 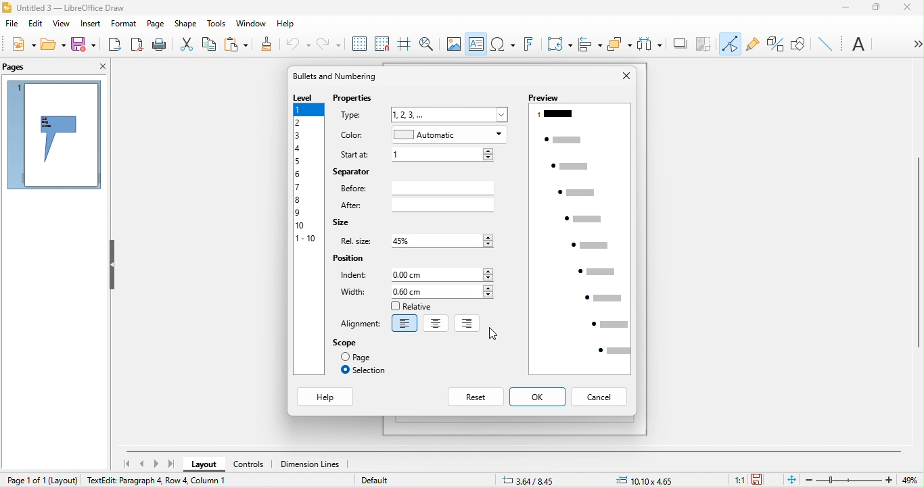 What do you see at coordinates (253, 464) in the screenshot?
I see `controls` at bounding box center [253, 464].